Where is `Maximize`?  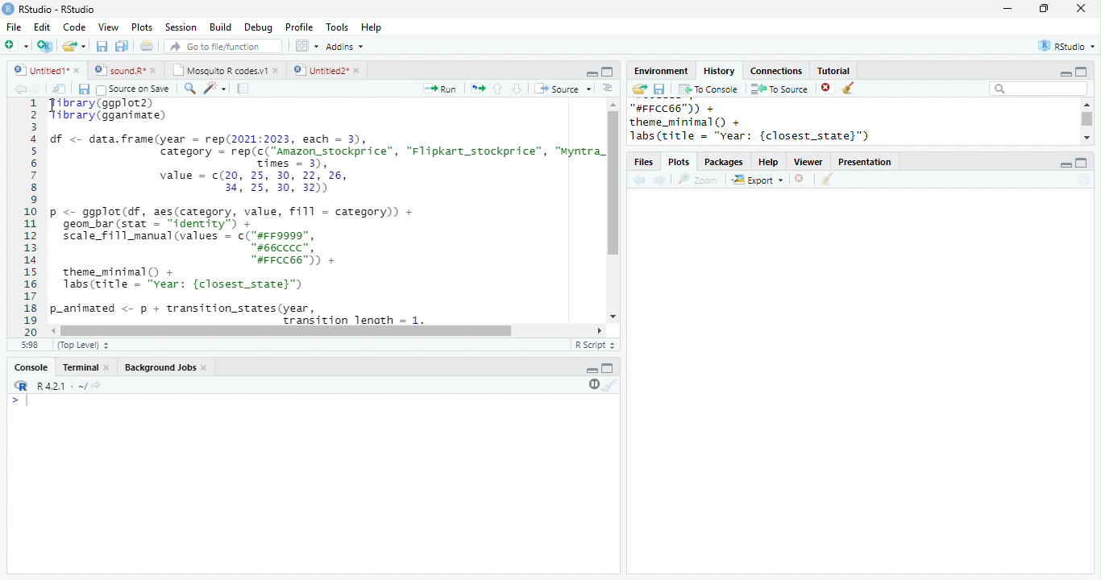 Maximize is located at coordinates (608, 72).